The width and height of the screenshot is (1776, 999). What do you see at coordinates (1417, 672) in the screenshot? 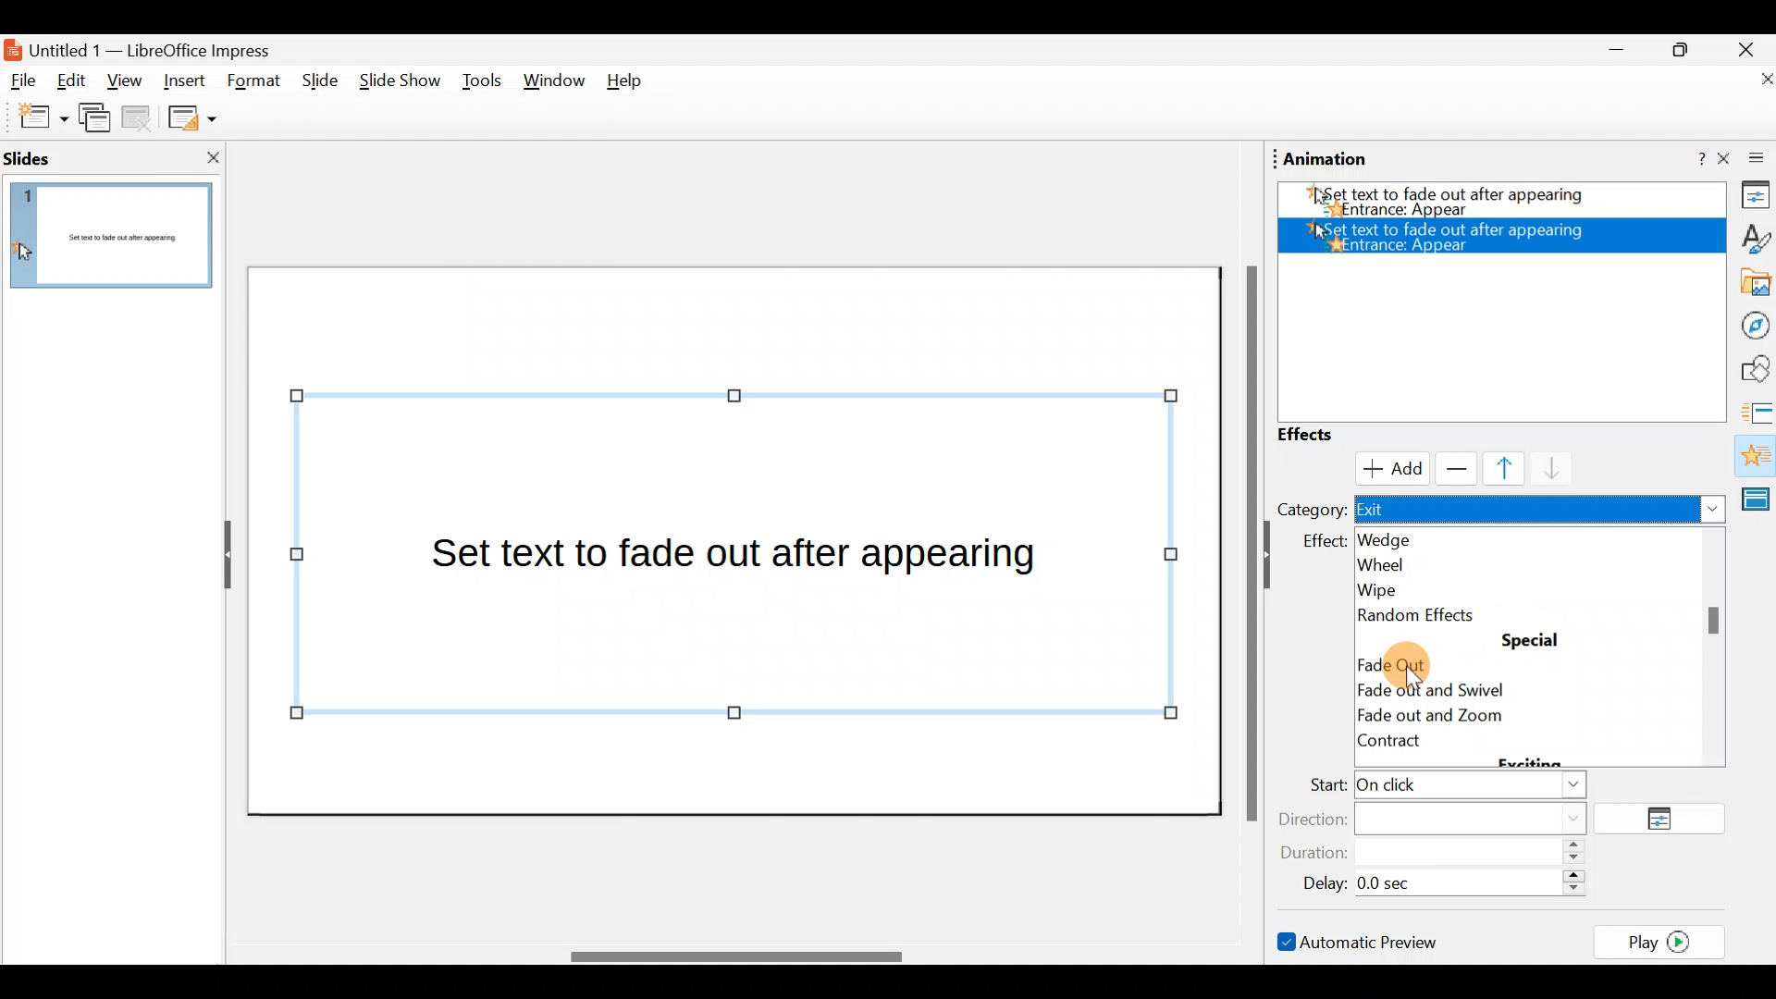
I see `cursor` at bounding box center [1417, 672].